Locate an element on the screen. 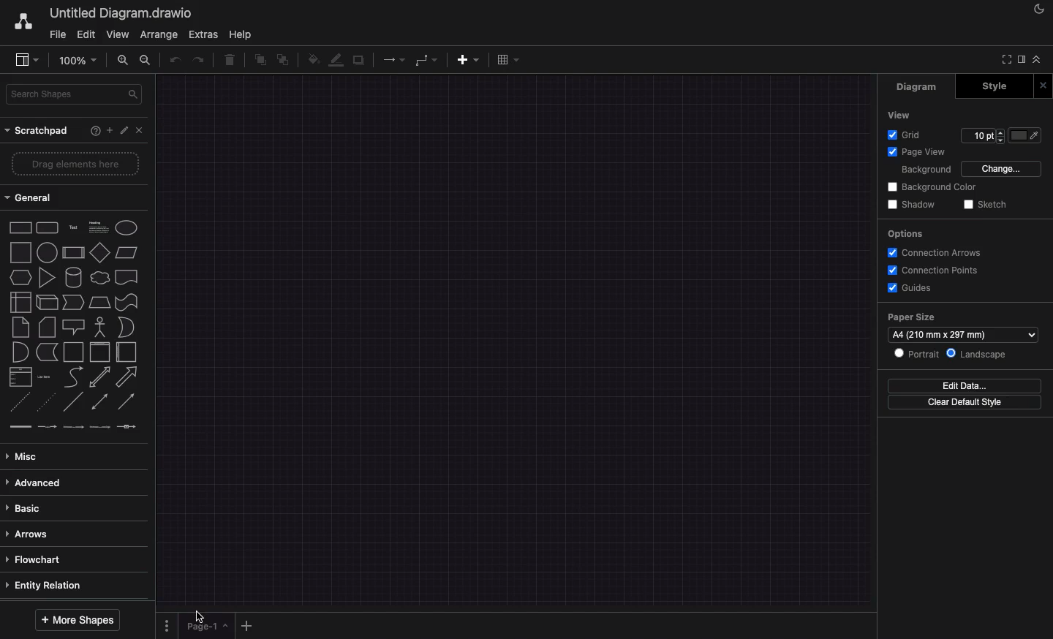 Image resolution: width=1053 pixels, height=639 pixels. Input for Grid points is located at coordinates (983, 135).